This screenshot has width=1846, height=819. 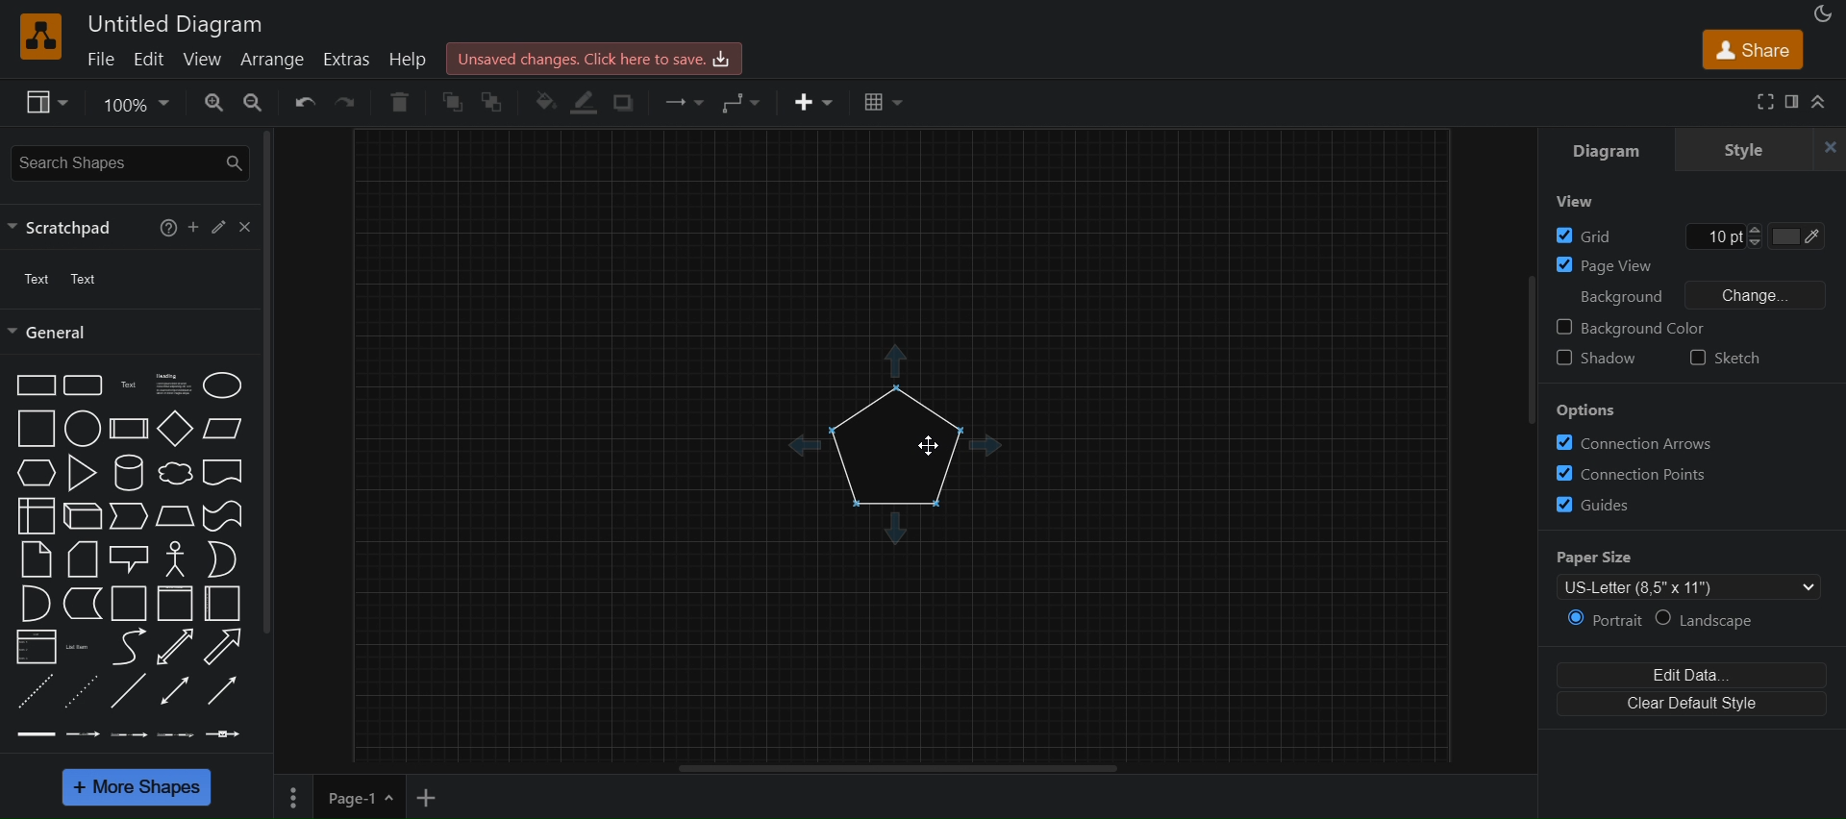 What do you see at coordinates (37, 734) in the screenshot?
I see `Link` at bounding box center [37, 734].